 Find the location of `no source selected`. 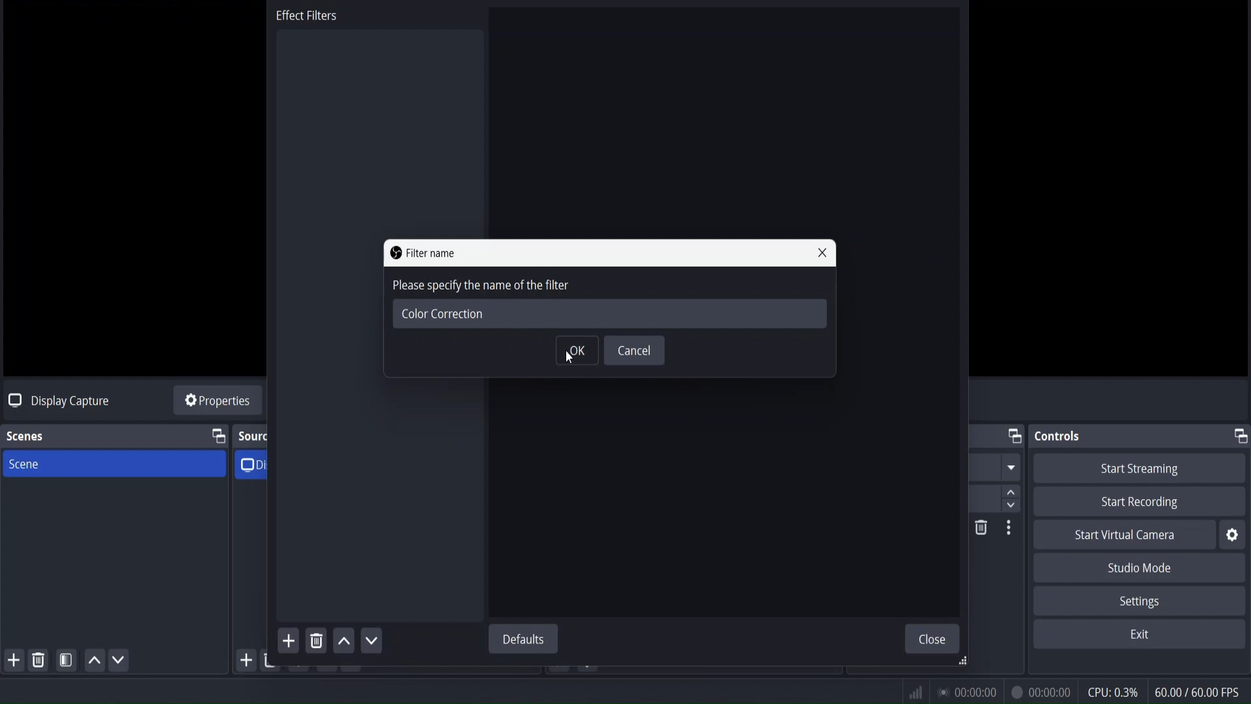

no source selected is located at coordinates (56, 400).